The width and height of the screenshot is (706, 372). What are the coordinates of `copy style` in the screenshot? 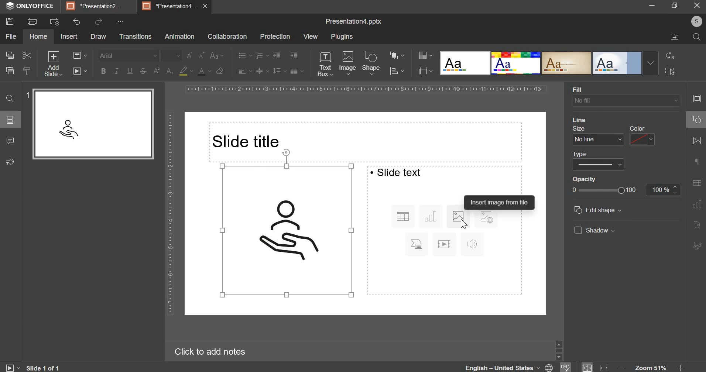 It's located at (27, 70).